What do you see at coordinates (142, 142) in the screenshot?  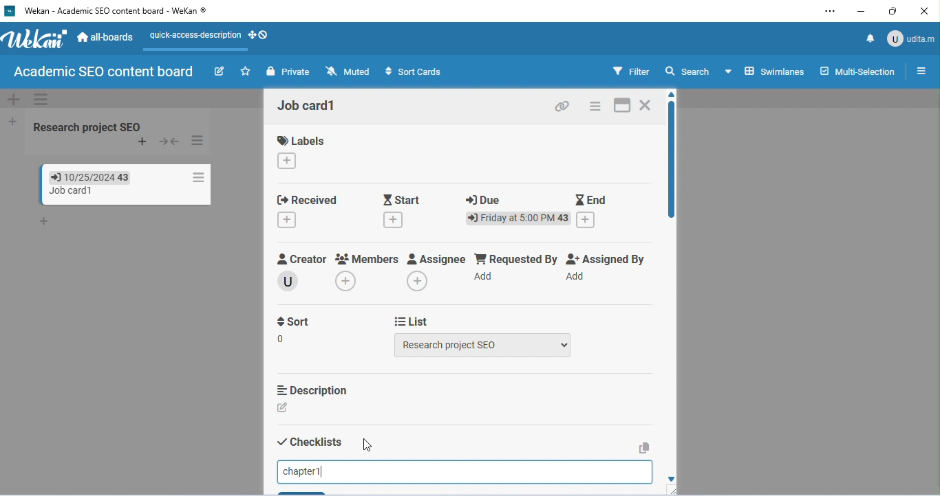 I see `add card to top of list` at bounding box center [142, 142].